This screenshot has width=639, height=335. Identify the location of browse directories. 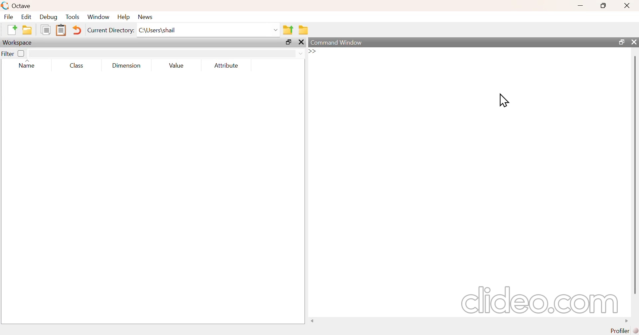
(305, 30).